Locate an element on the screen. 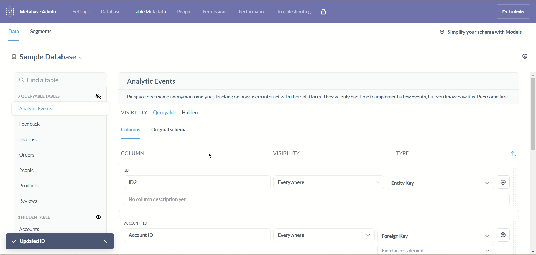 This screenshot has width=536, height=255. Explore paid features is located at coordinates (324, 12).